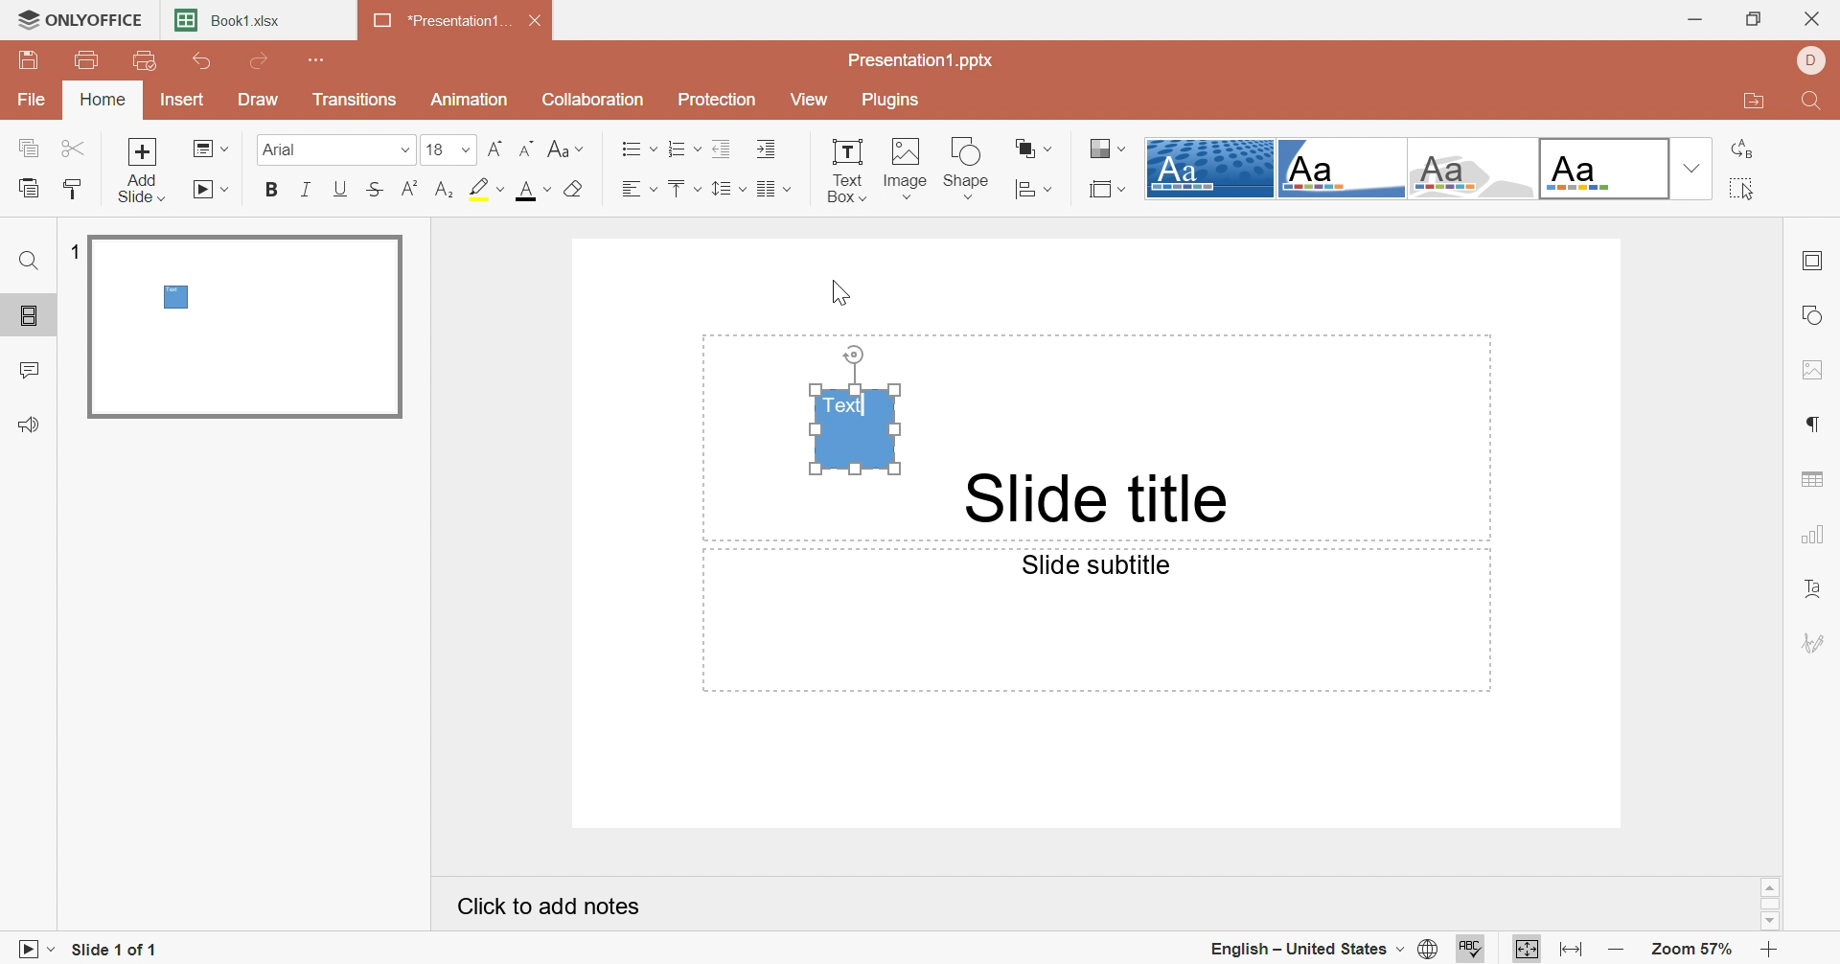 The height and width of the screenshot is (964, 1840). Describe the element at coordinates (1770, 923) in the screenshot. I see `Scroll Down` at that location.